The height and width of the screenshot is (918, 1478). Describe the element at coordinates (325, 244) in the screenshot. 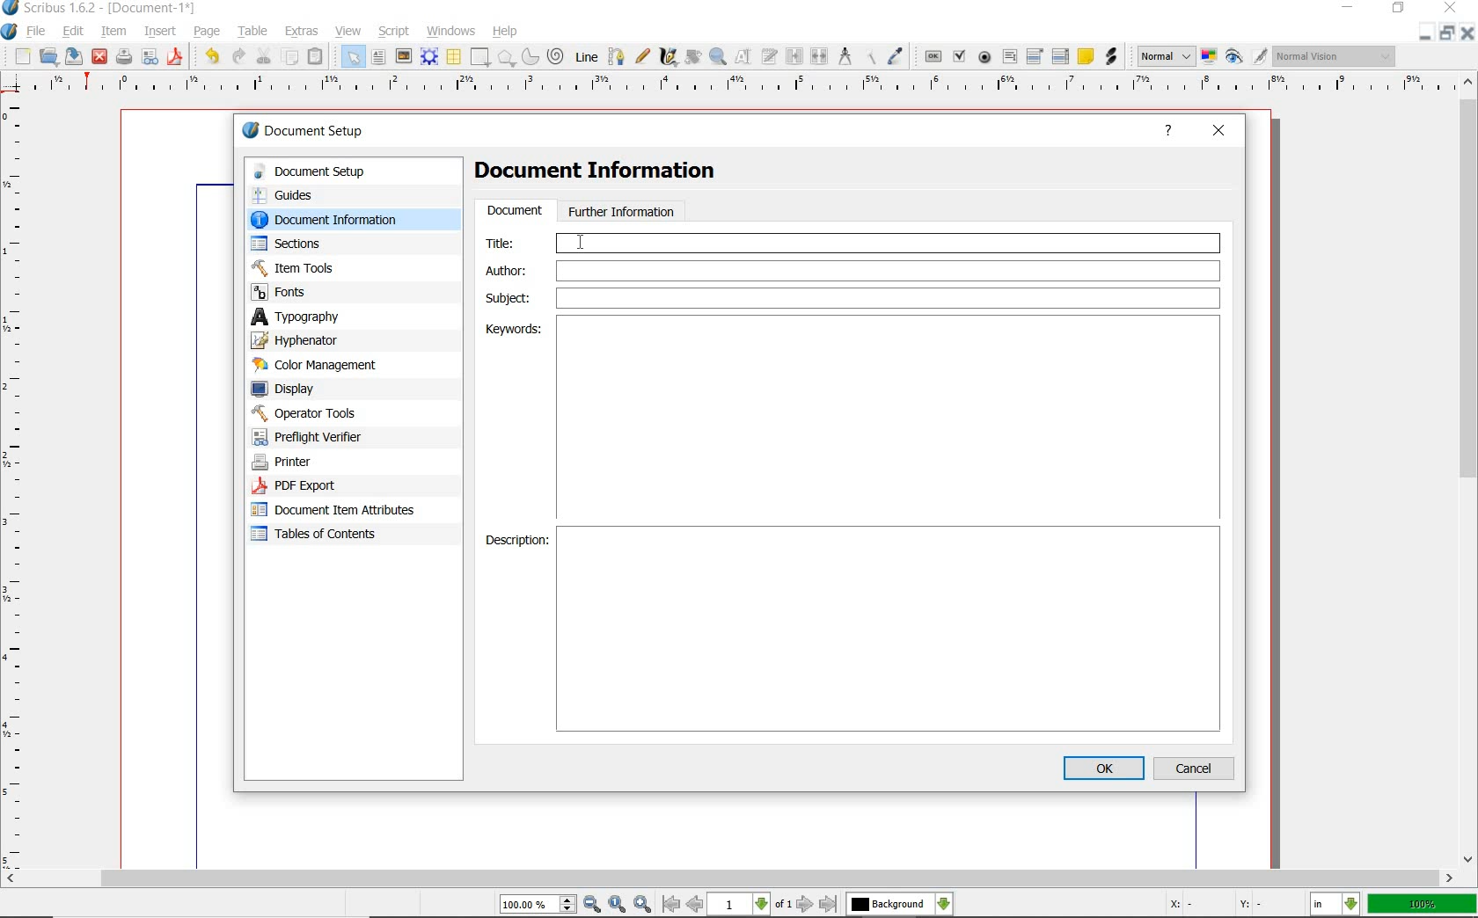

I see `sections` at that location.